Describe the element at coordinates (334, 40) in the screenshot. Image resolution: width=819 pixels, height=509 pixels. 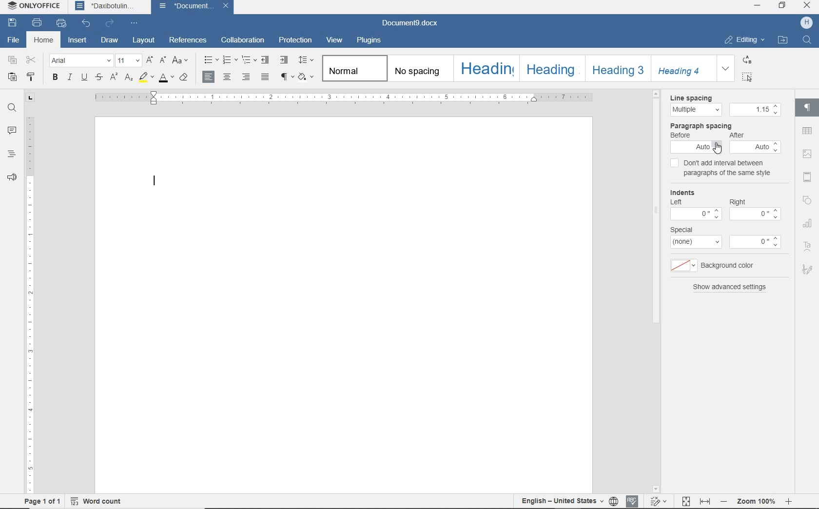
I see `view` at that location.